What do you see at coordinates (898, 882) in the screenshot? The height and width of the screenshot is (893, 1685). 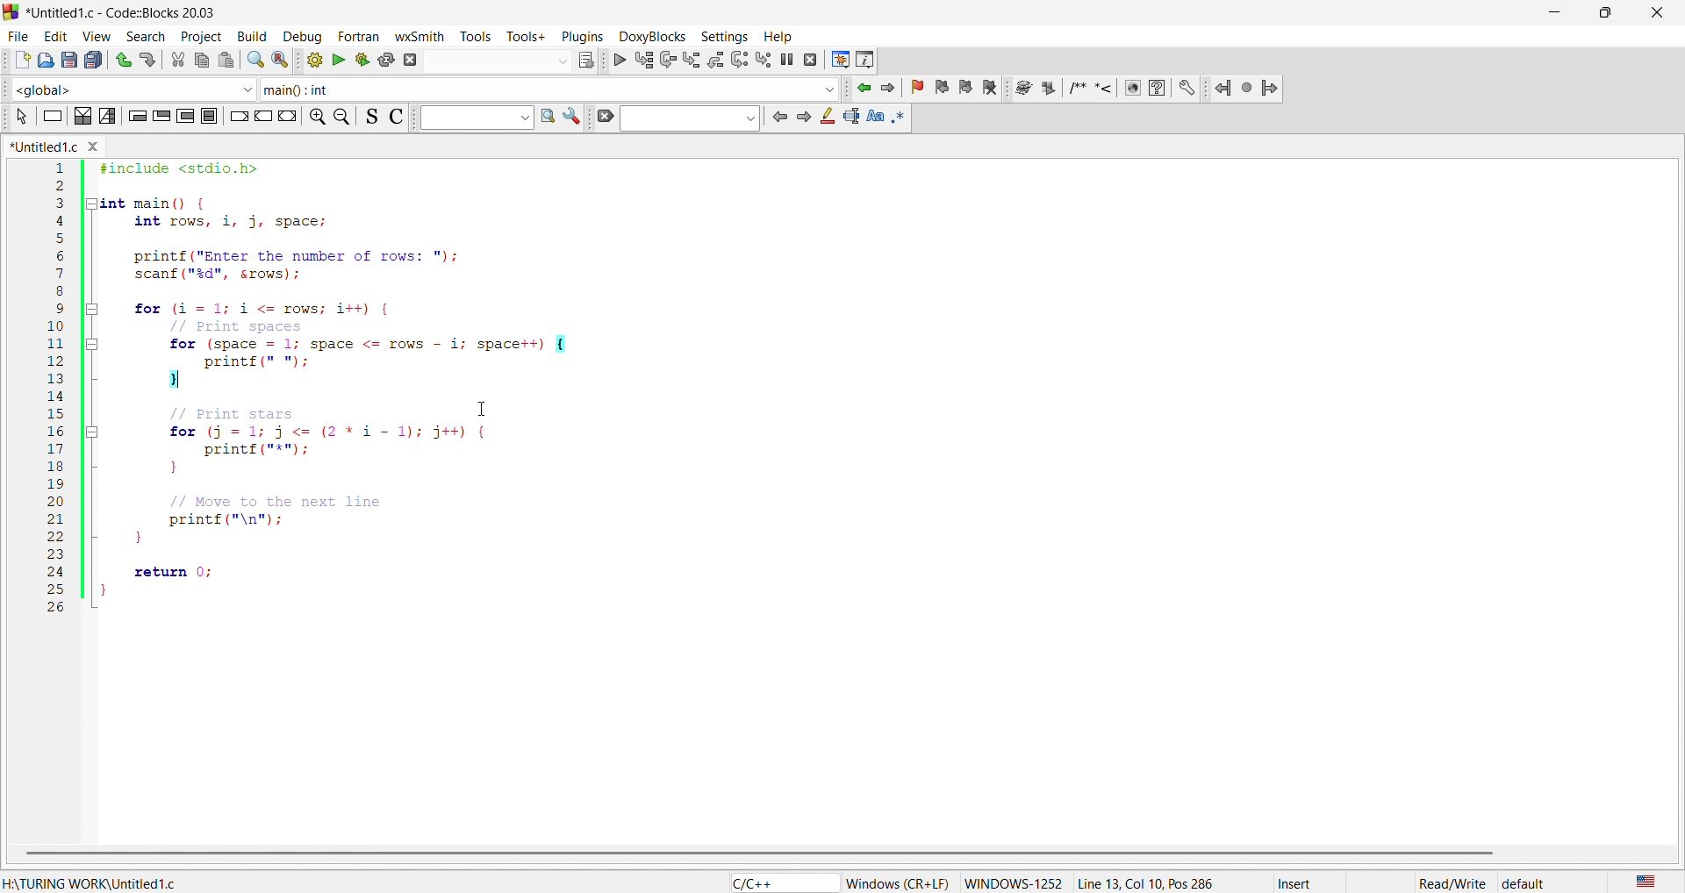 I see `Windows (CR+LF)` at bounding box center [898, 882].